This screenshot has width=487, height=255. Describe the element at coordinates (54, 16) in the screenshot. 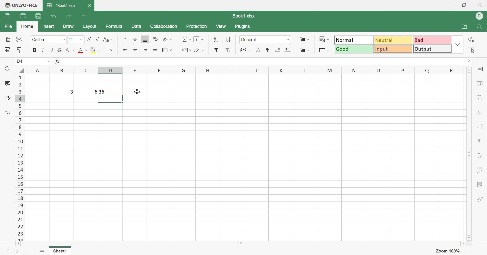

I see `Undo` at that location.